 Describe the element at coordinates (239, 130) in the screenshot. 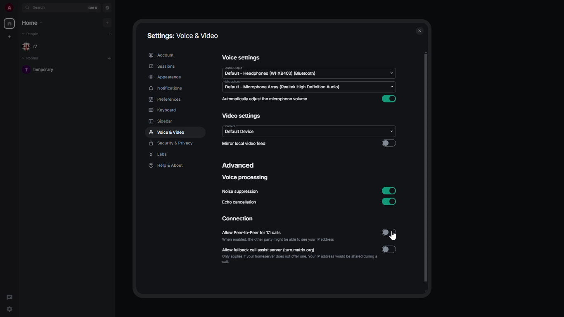

I see `camera default` at that location.